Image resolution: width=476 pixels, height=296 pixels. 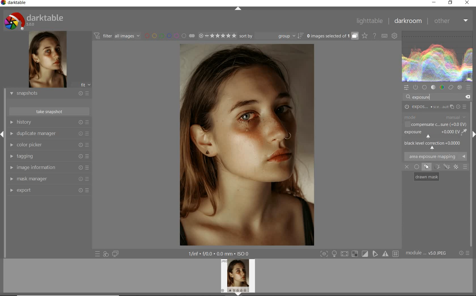 What do you see at coordinates (416, 167) in the screenshot?
I see `UNIFORMLY` at bounding box center [416, 167].